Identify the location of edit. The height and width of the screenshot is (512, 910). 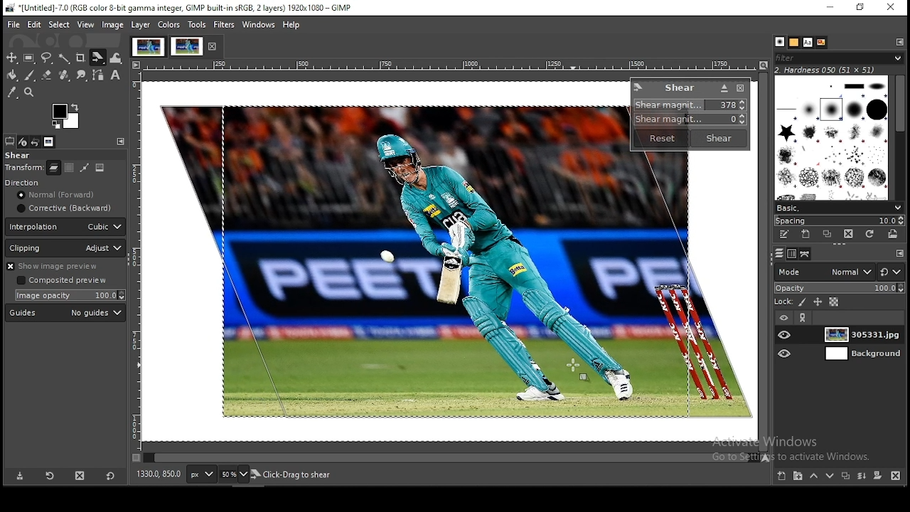
(35, 24).